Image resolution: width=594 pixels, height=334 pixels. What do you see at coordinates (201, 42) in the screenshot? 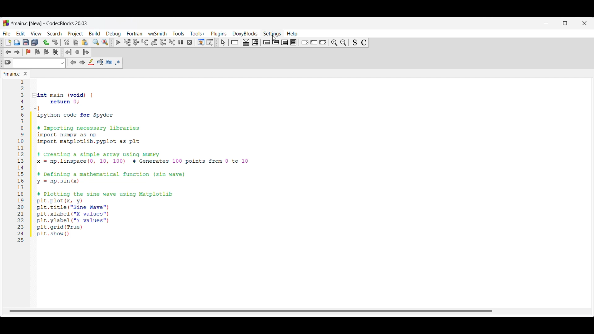
I see `Debugging windows` at bounding box center [201, 42].